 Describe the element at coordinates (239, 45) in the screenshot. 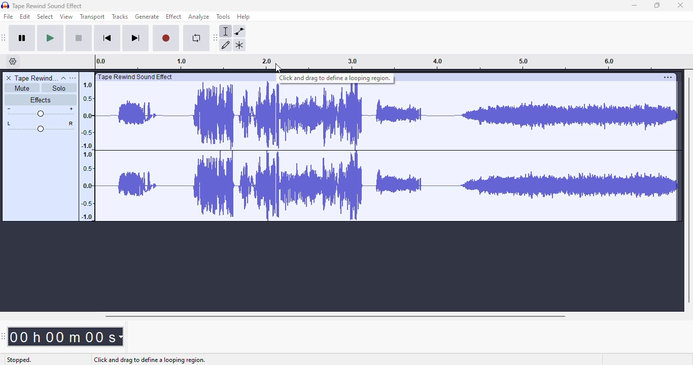

I see `multi-tool` at that location.